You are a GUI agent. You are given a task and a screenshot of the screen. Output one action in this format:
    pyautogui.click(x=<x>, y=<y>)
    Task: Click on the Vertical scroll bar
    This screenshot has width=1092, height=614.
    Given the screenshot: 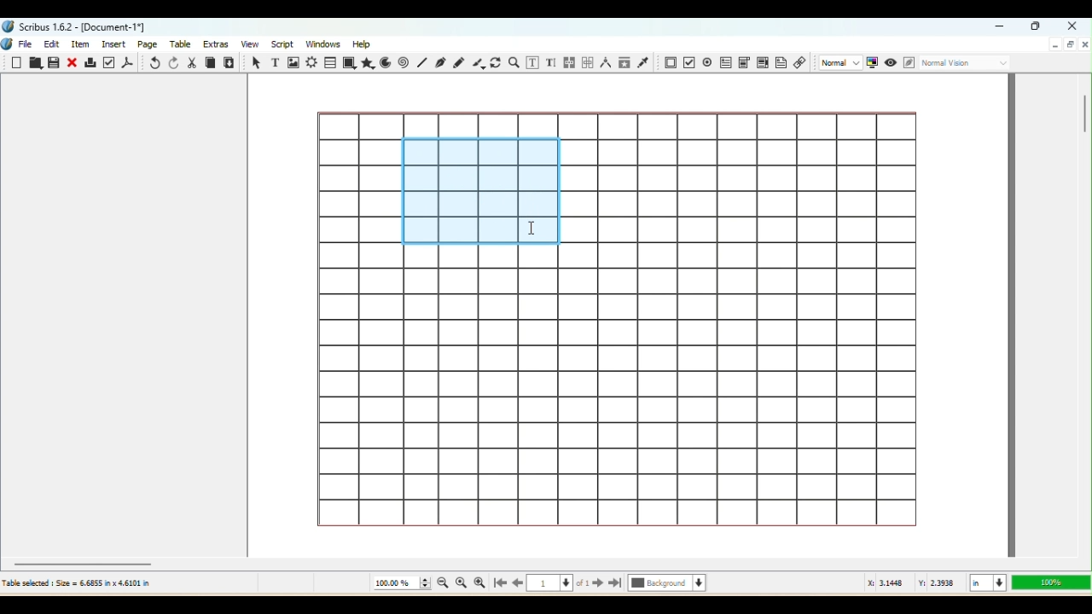 What is the action you would take?
    pyautogui.click(x=1084, y=314)
    